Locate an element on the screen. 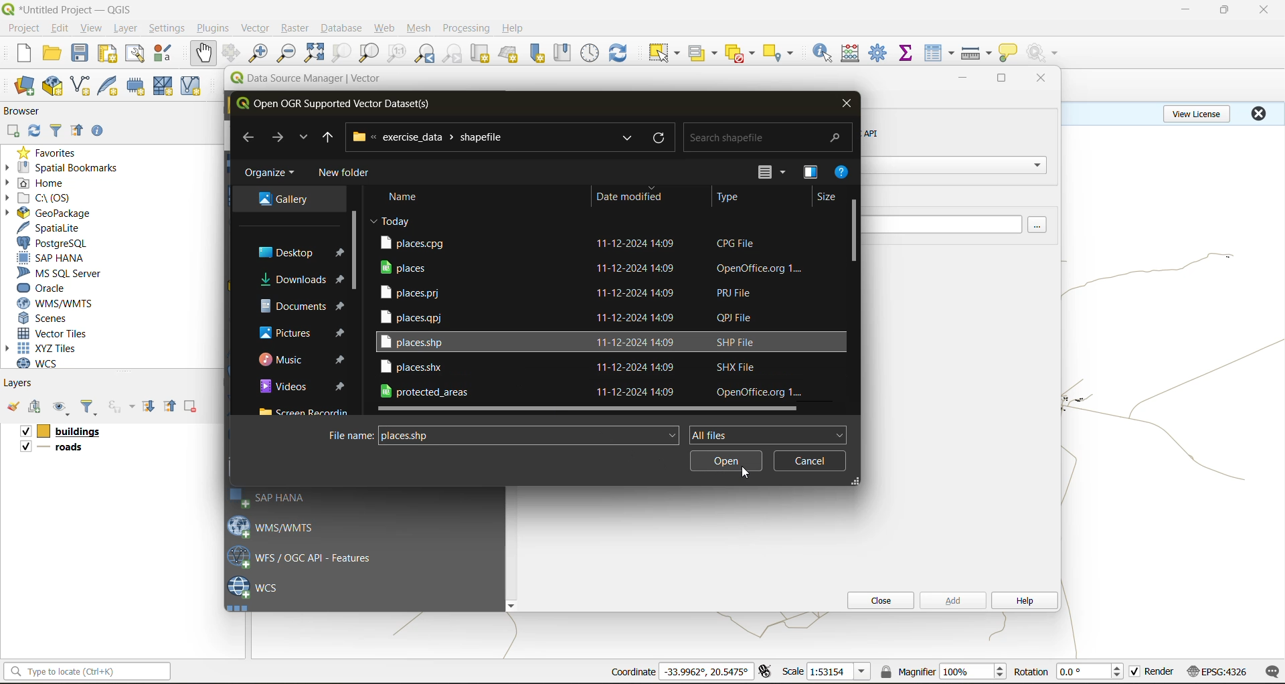  back is located at coordinates (248, 137).